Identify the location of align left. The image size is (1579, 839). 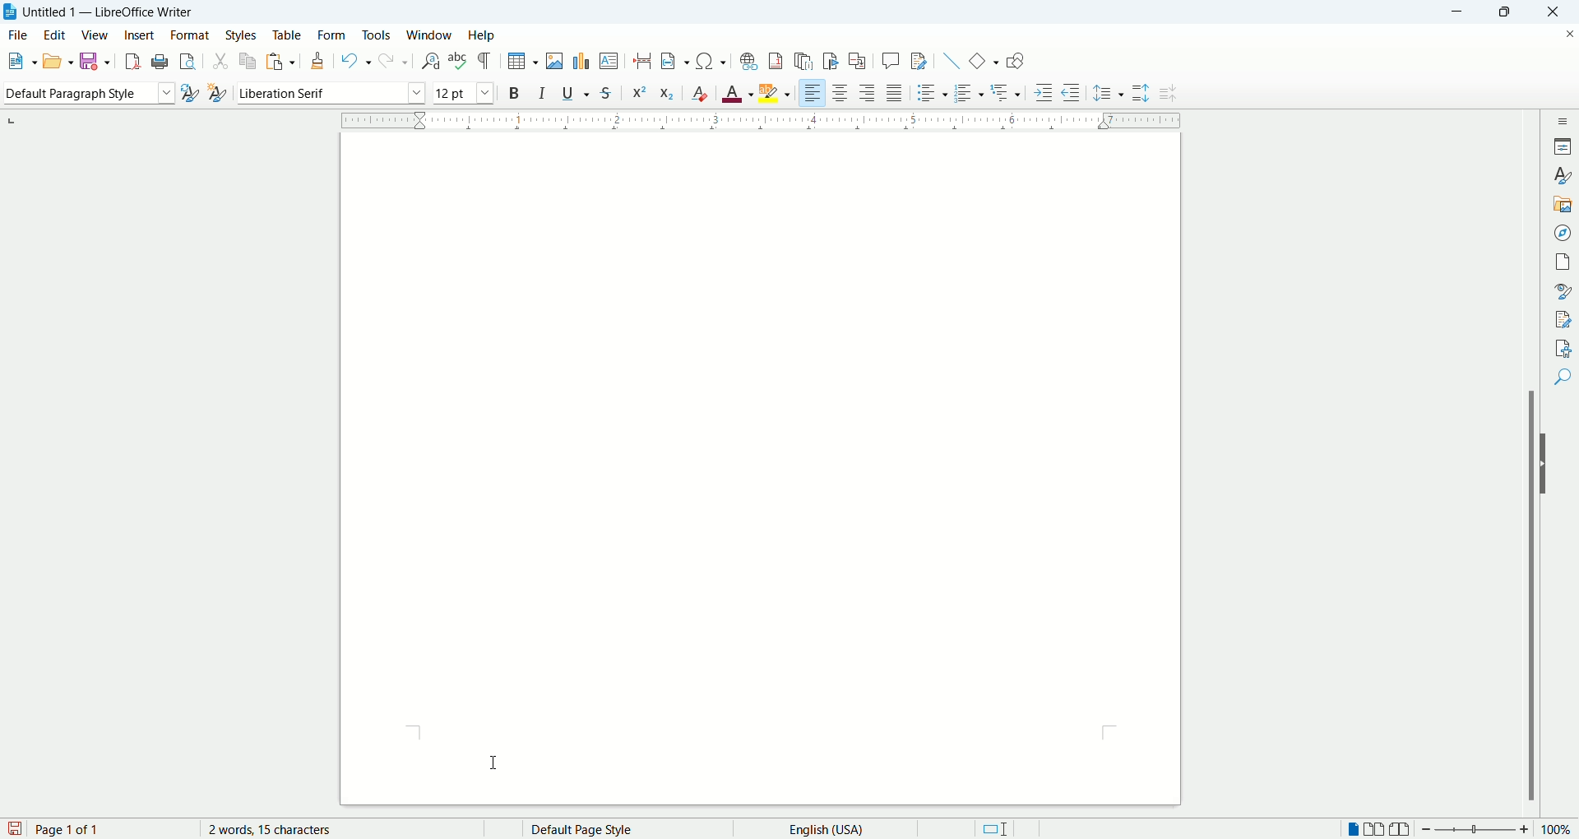
(813, 94).